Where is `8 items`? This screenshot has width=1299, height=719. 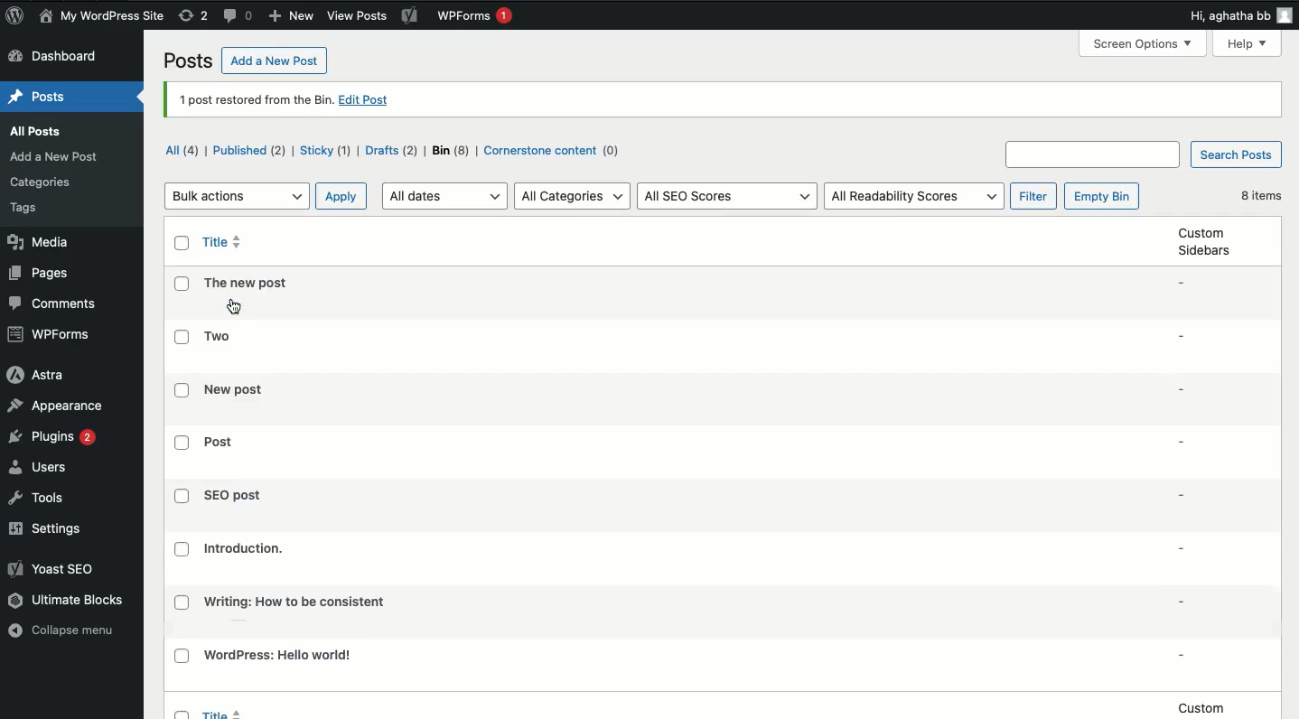
8 items is located at coordinates (1263, 196).